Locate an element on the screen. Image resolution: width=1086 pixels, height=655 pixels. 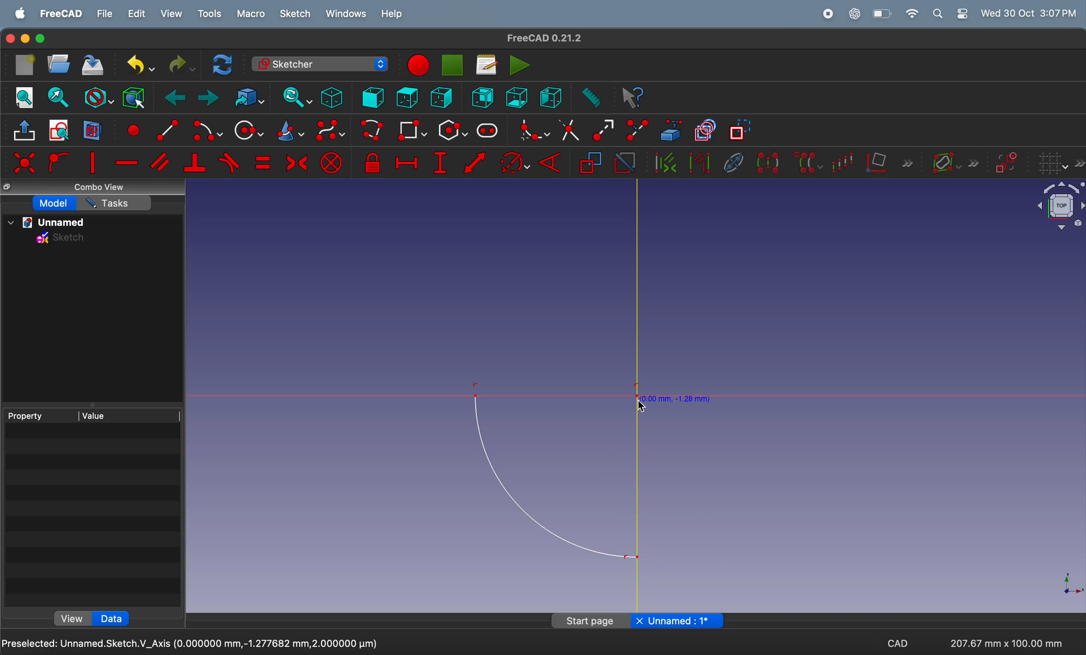
cursor is located at coordinates (643, 405).